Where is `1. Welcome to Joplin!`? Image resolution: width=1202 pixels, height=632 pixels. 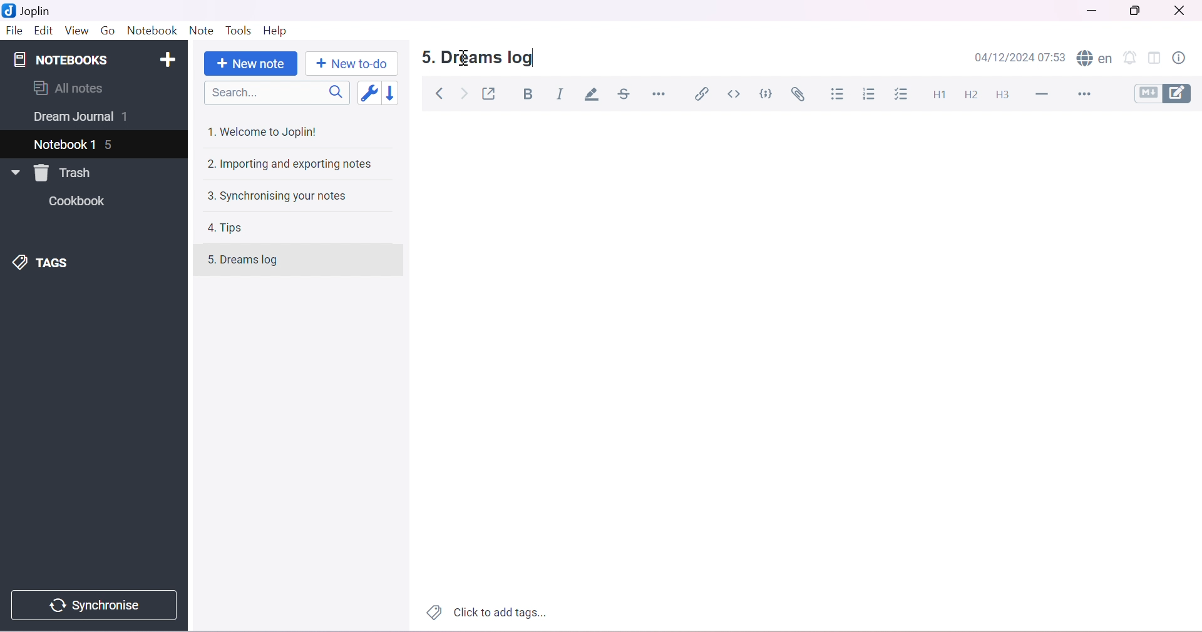 1. Welcome to Joplin! is located at coordinates (266, 131).